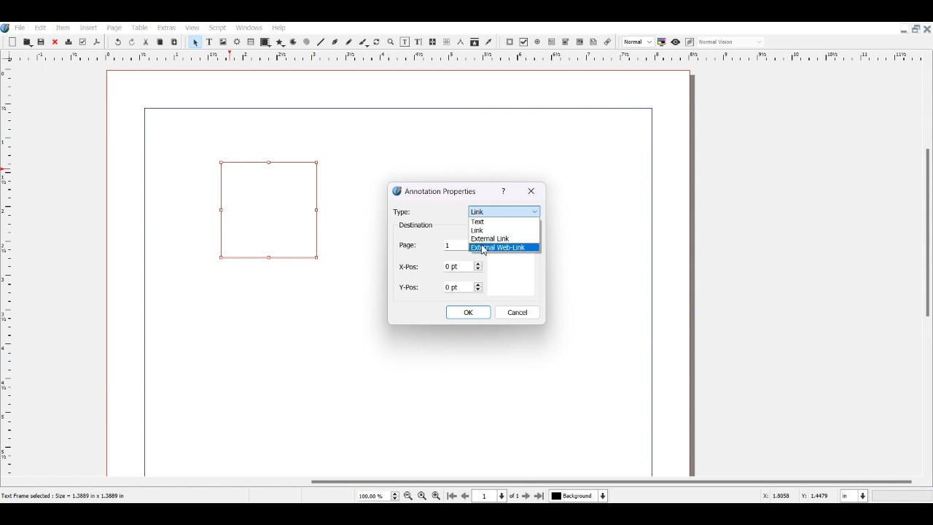 The width and height of the screenshot is (933, 525). I want to click on Select current Layer, so click(580, 497).